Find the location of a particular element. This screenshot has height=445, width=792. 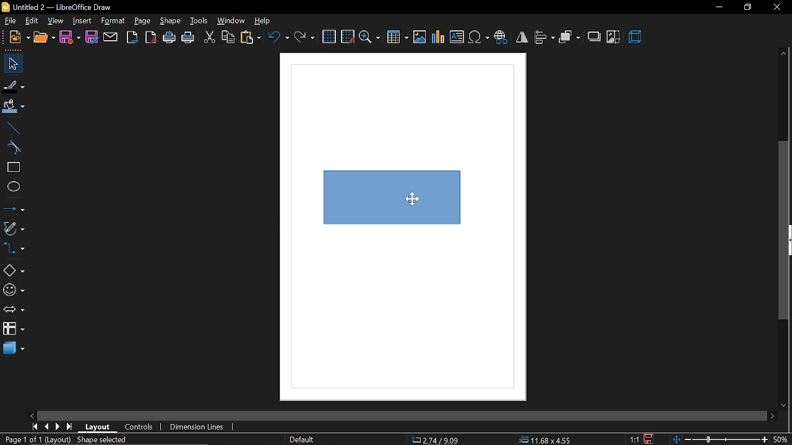

next page is located at coordinates (58, 428).